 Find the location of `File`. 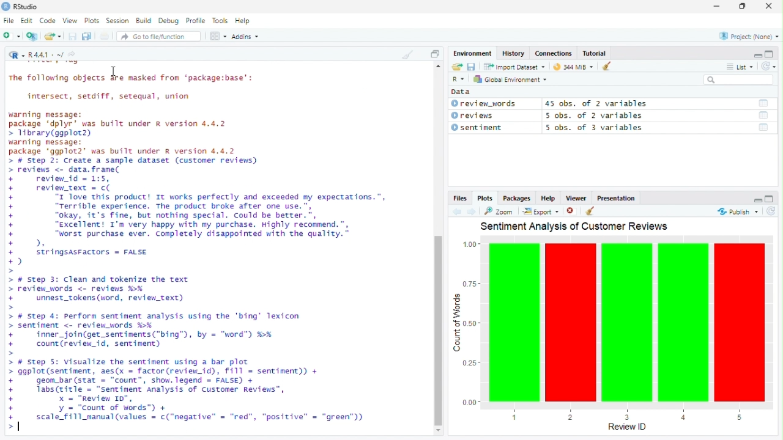

File is located at coordinates (9, 20).